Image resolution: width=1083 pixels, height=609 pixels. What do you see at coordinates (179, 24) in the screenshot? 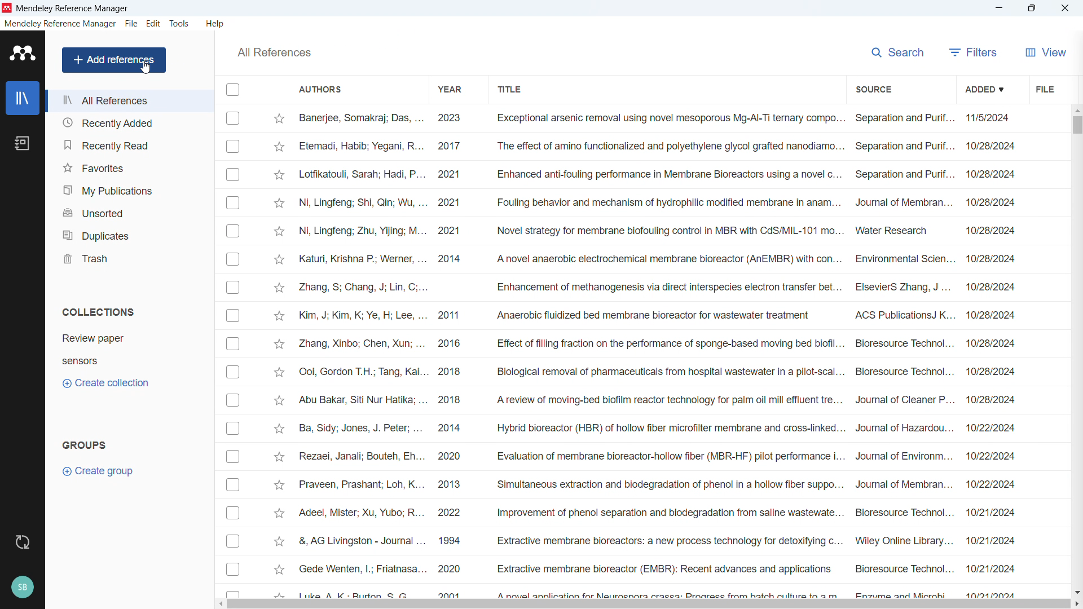
I see `Tools ` at bounding box center [179, 24].